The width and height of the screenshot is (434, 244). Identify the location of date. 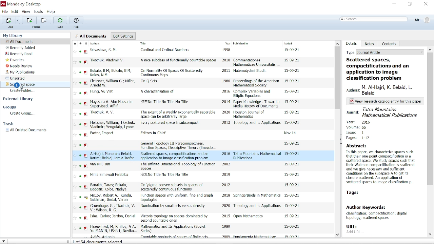
(292, 164).